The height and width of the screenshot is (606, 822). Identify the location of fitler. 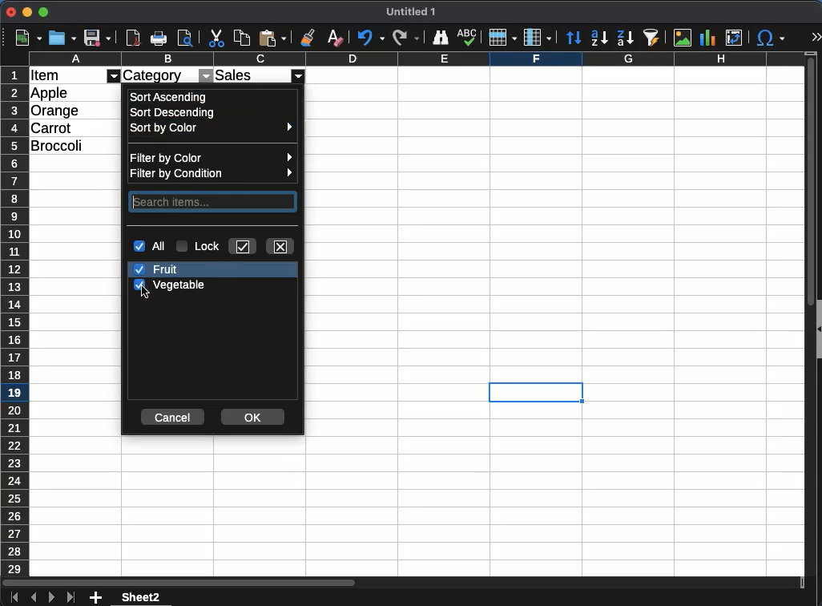
(300, 75).